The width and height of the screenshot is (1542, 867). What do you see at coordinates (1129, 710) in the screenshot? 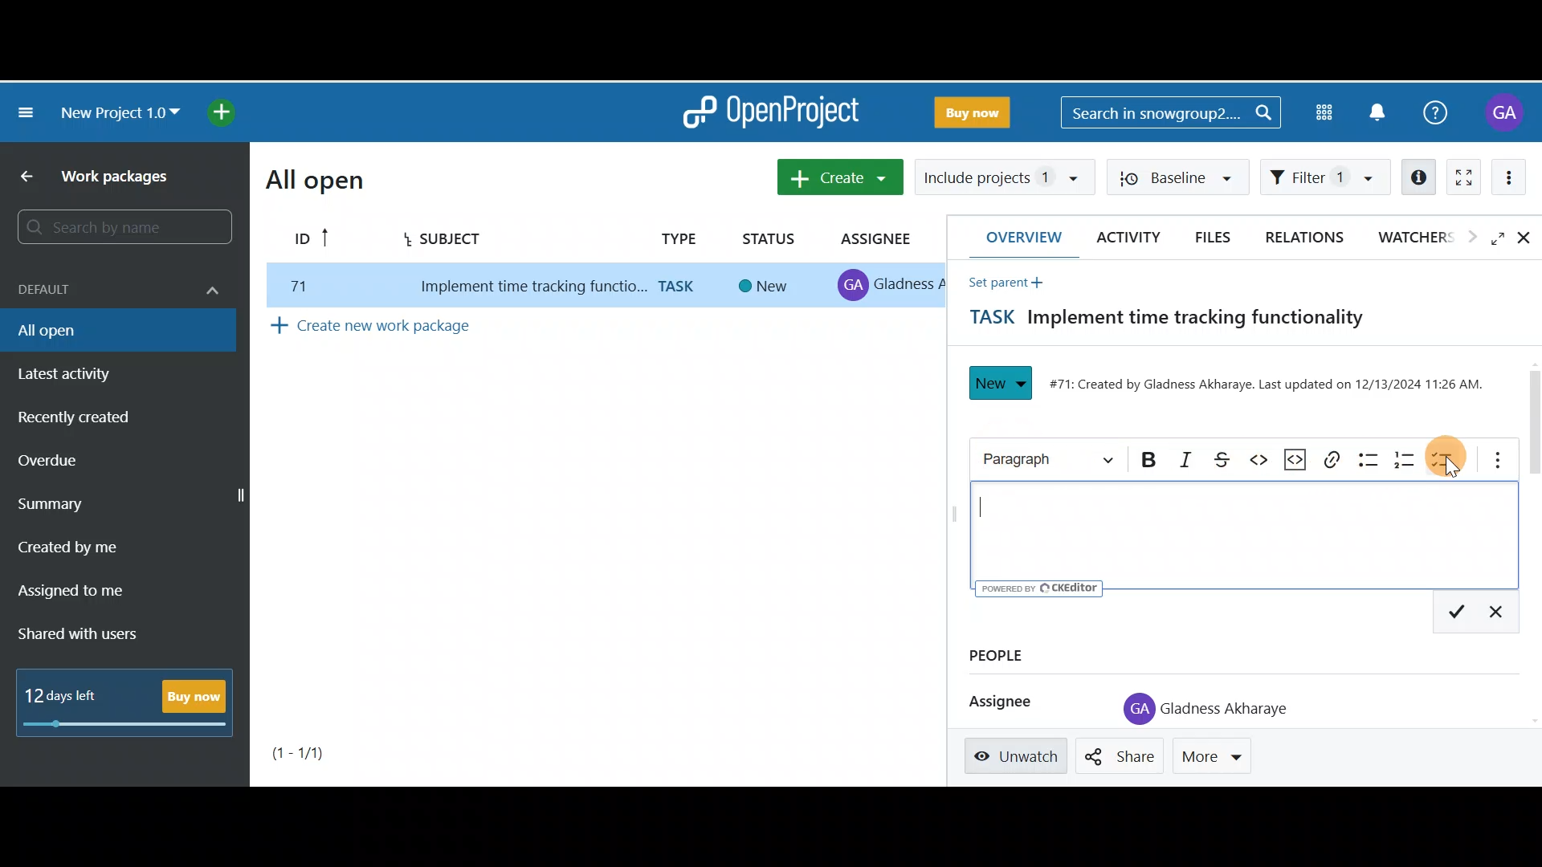
I see `profile icon` at bounding box center [1129, 710].